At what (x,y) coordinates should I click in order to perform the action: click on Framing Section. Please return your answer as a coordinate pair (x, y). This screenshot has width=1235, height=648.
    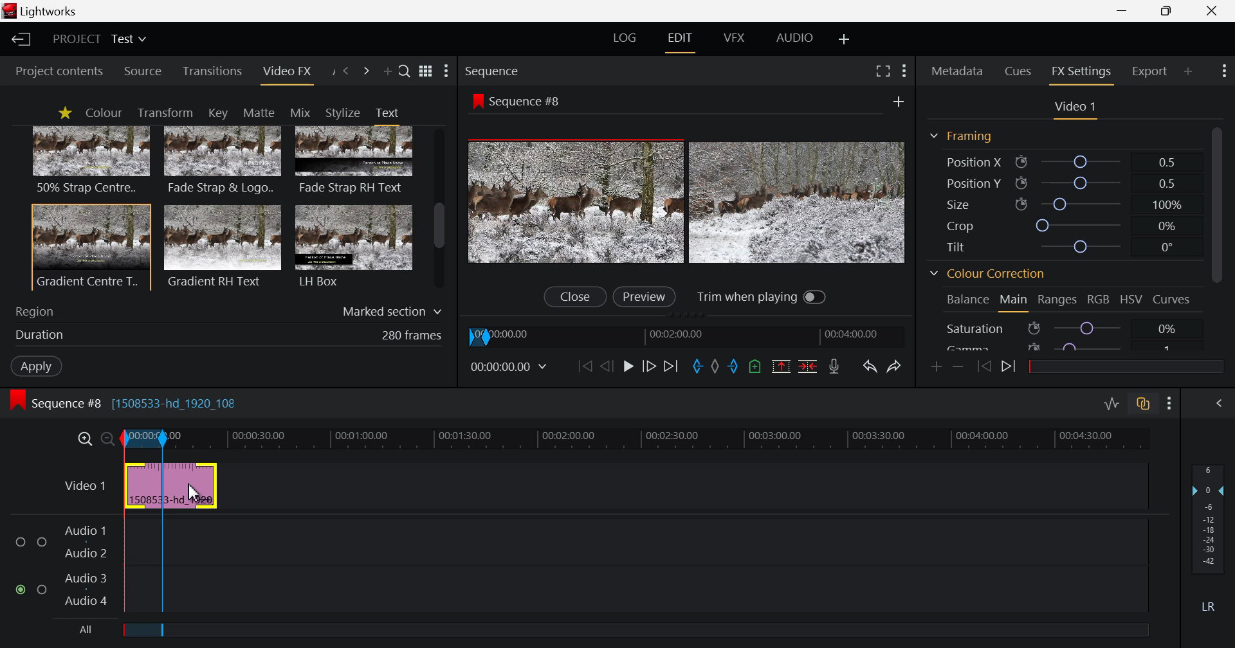
    Looking at the image, I should click on (966, 136).